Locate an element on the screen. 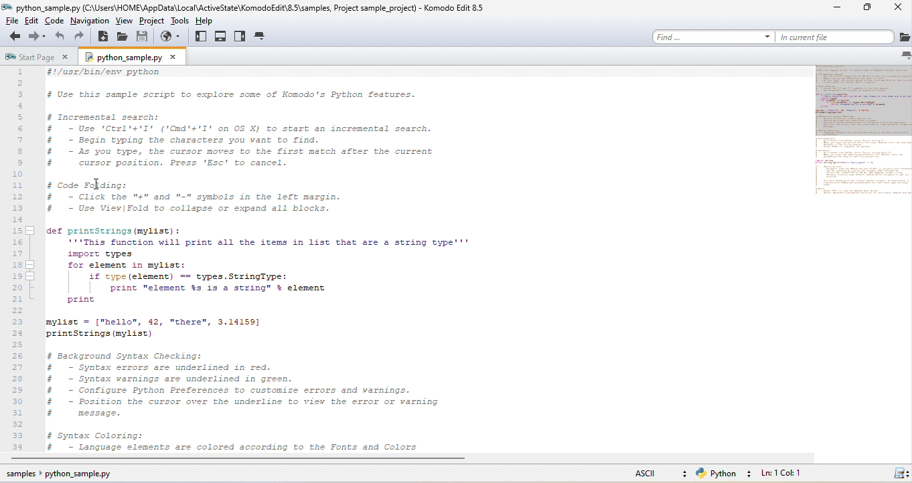 The height and width of the screenshot is (483, 912). python is located at coordinates (725, 474).